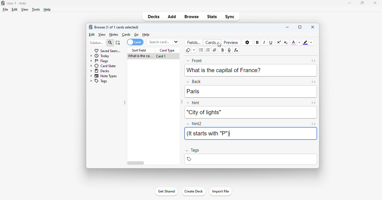 This screenshot has height=200, width=382. I want to click on title, so click(17, 3).